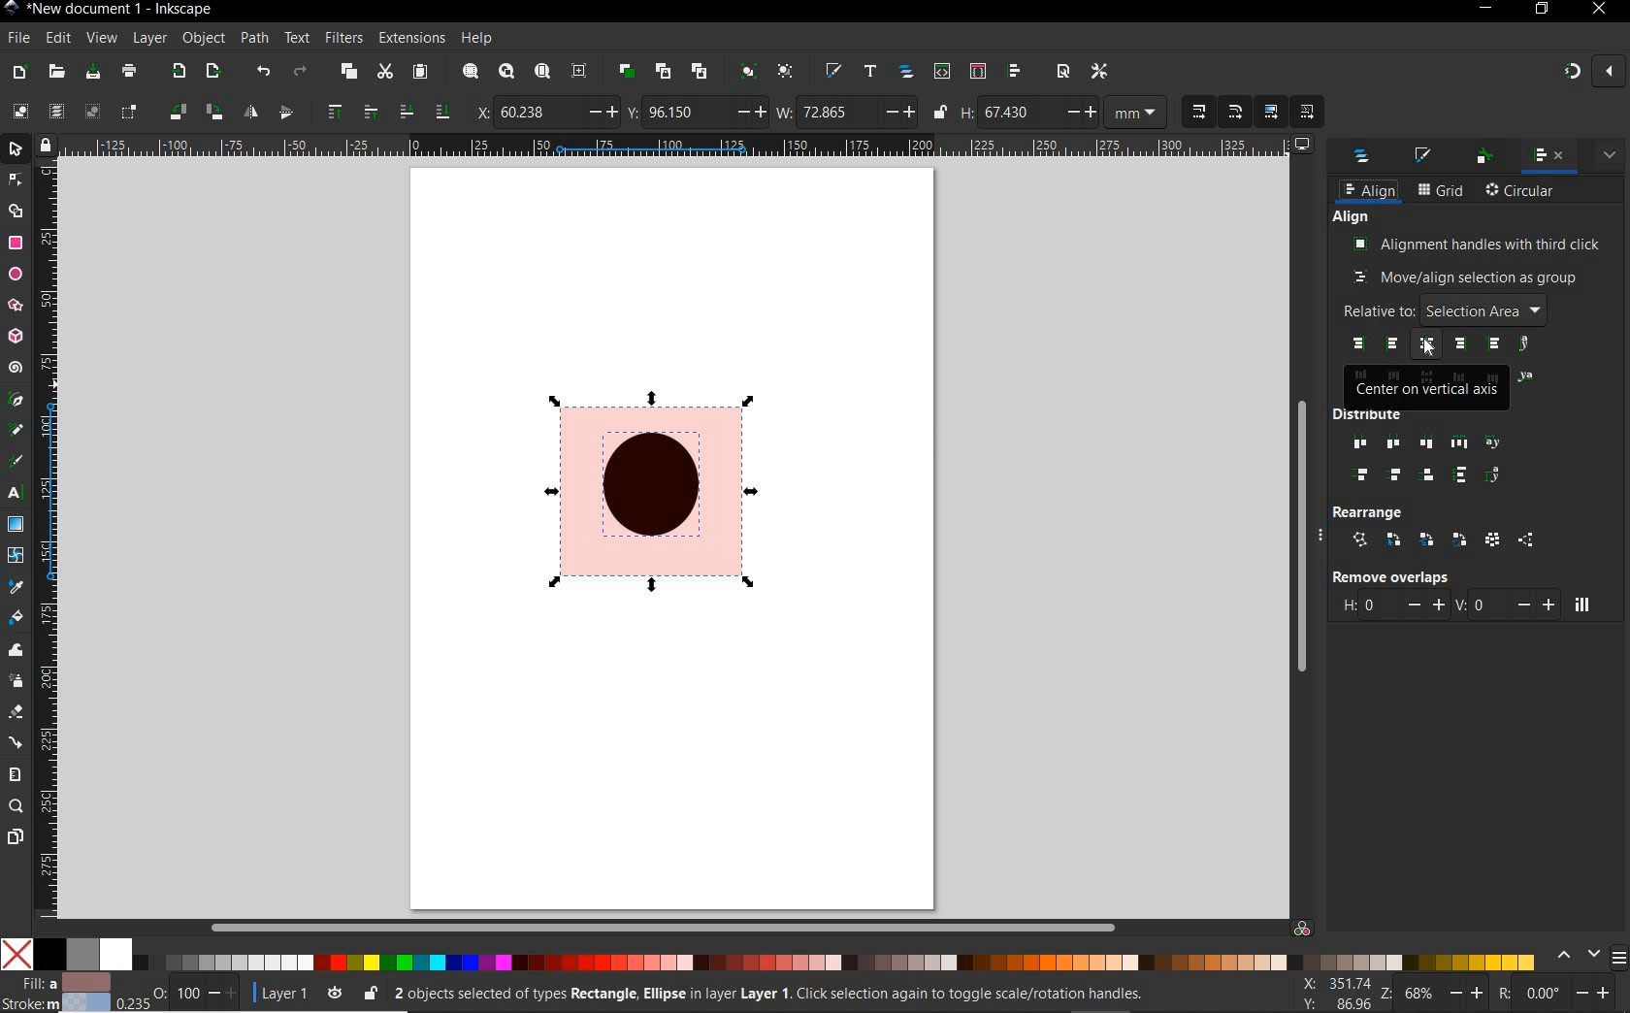 This screenshot has width=1630, height=1013. What do you see at coordinates (1521, 192) in the screenshot?
I see `circular` at bounding box center [1521, 192].